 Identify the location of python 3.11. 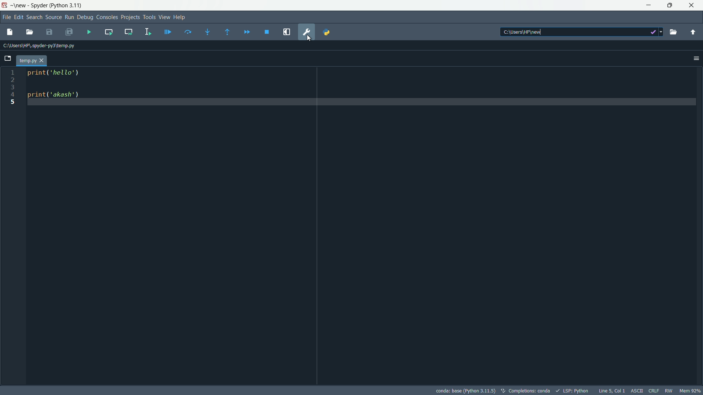
(66, 6).